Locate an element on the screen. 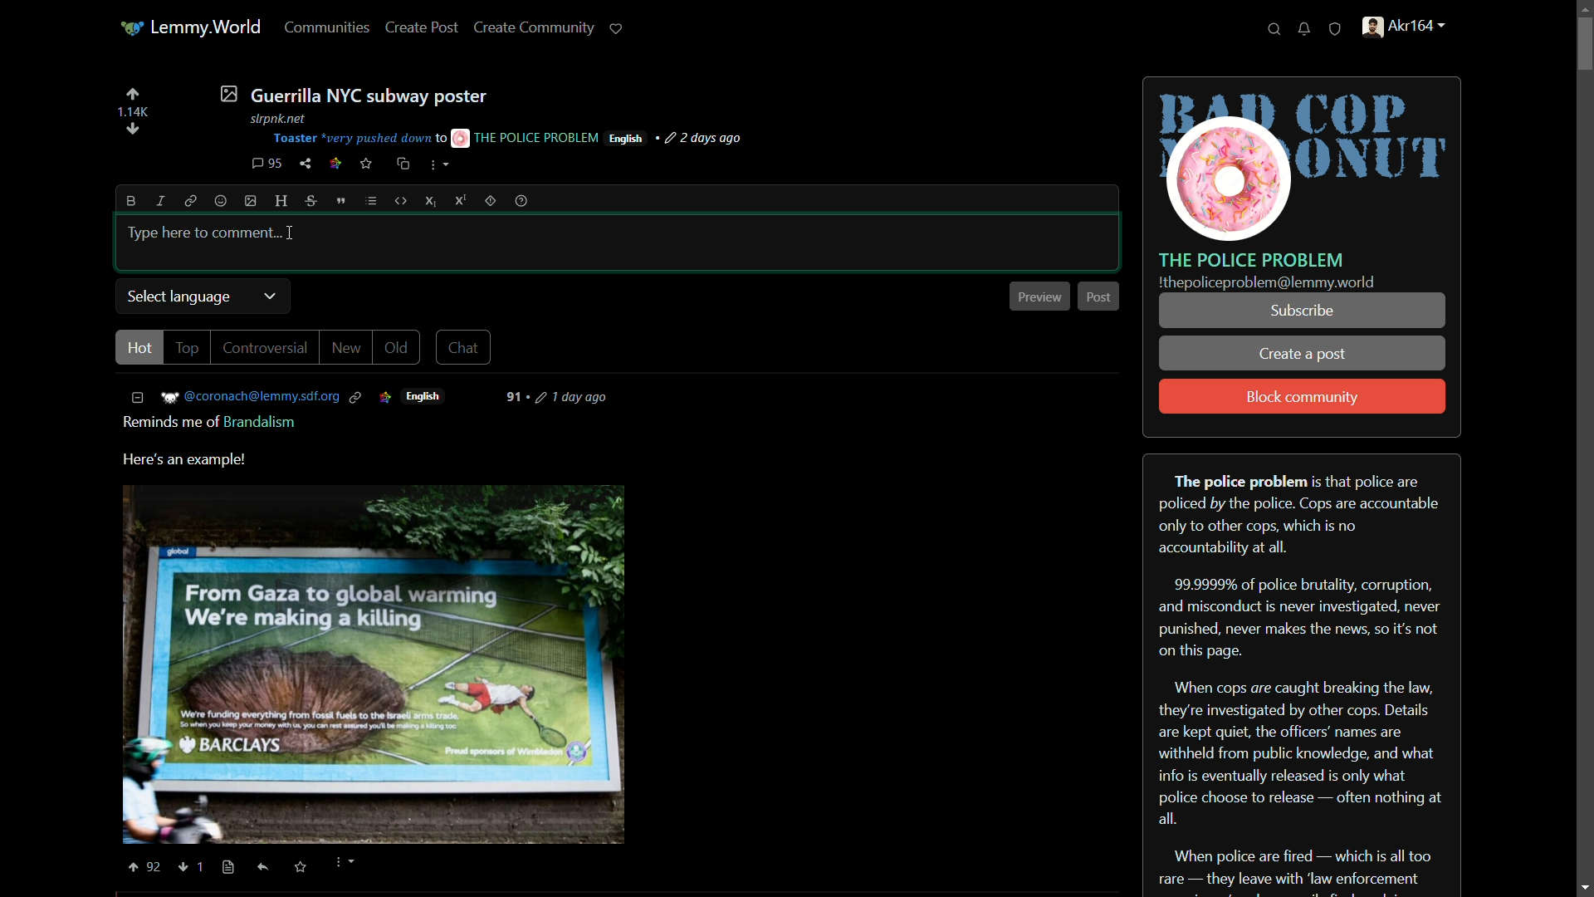 Image resolution: width=1594 pixels, height=897 pixels. scroll up is located at coordinates (1582, 11).